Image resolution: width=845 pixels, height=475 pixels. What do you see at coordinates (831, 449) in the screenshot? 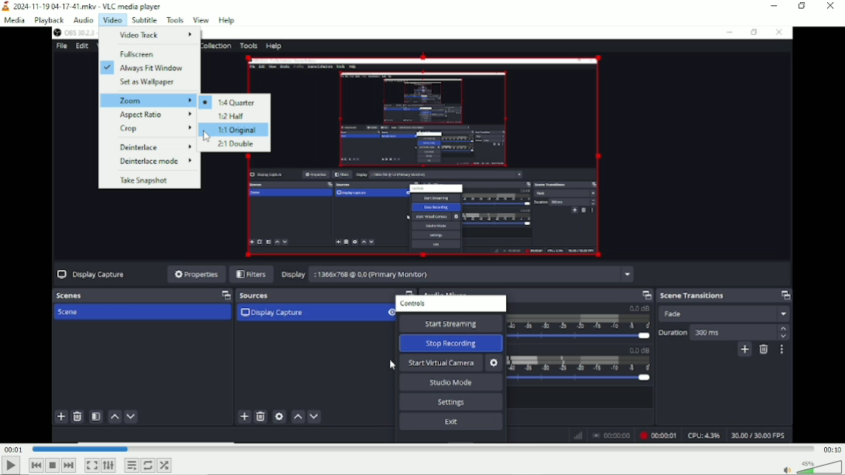
I see `Total duration` at bounding box center [831, 449].